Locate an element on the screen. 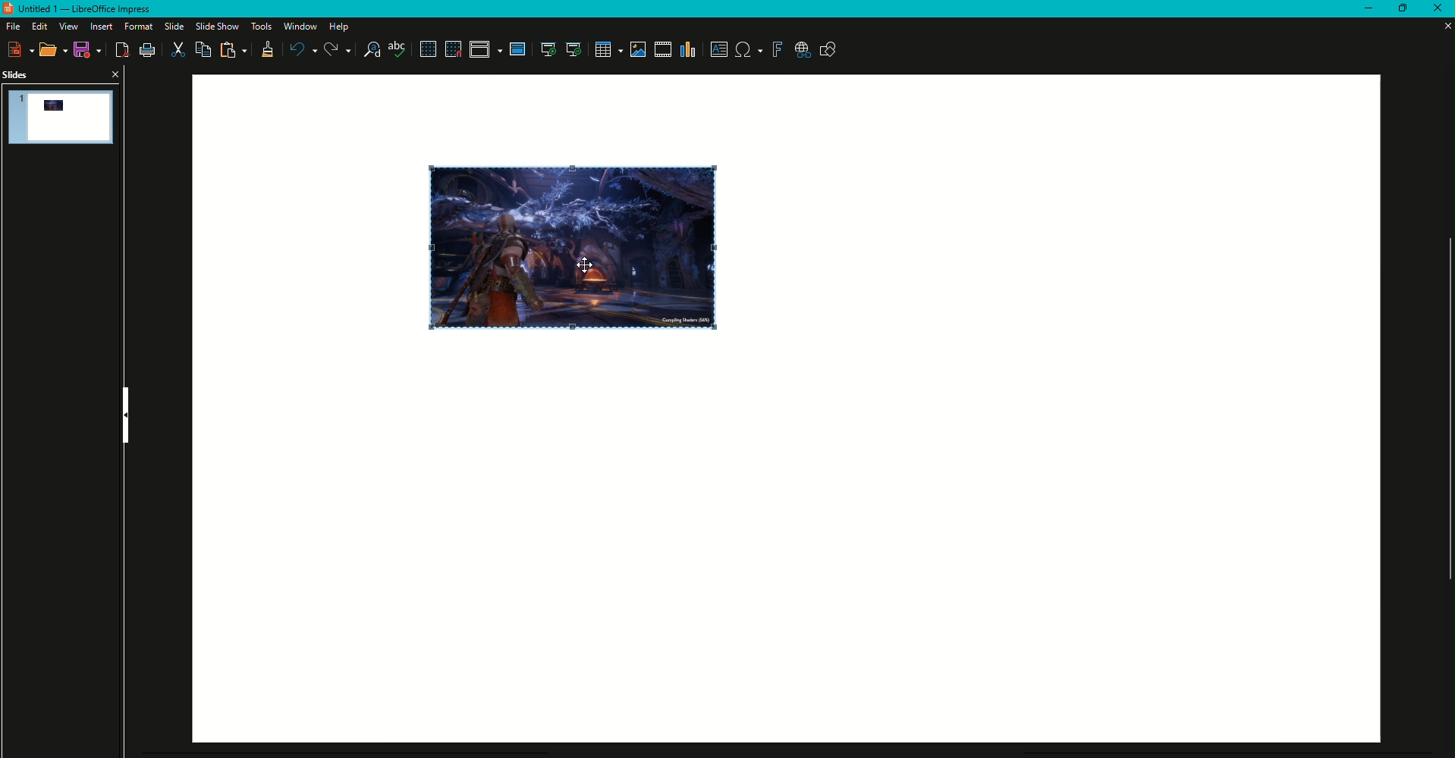 The image size is (1455, 758). Paste is located at coordinates (234, 51).